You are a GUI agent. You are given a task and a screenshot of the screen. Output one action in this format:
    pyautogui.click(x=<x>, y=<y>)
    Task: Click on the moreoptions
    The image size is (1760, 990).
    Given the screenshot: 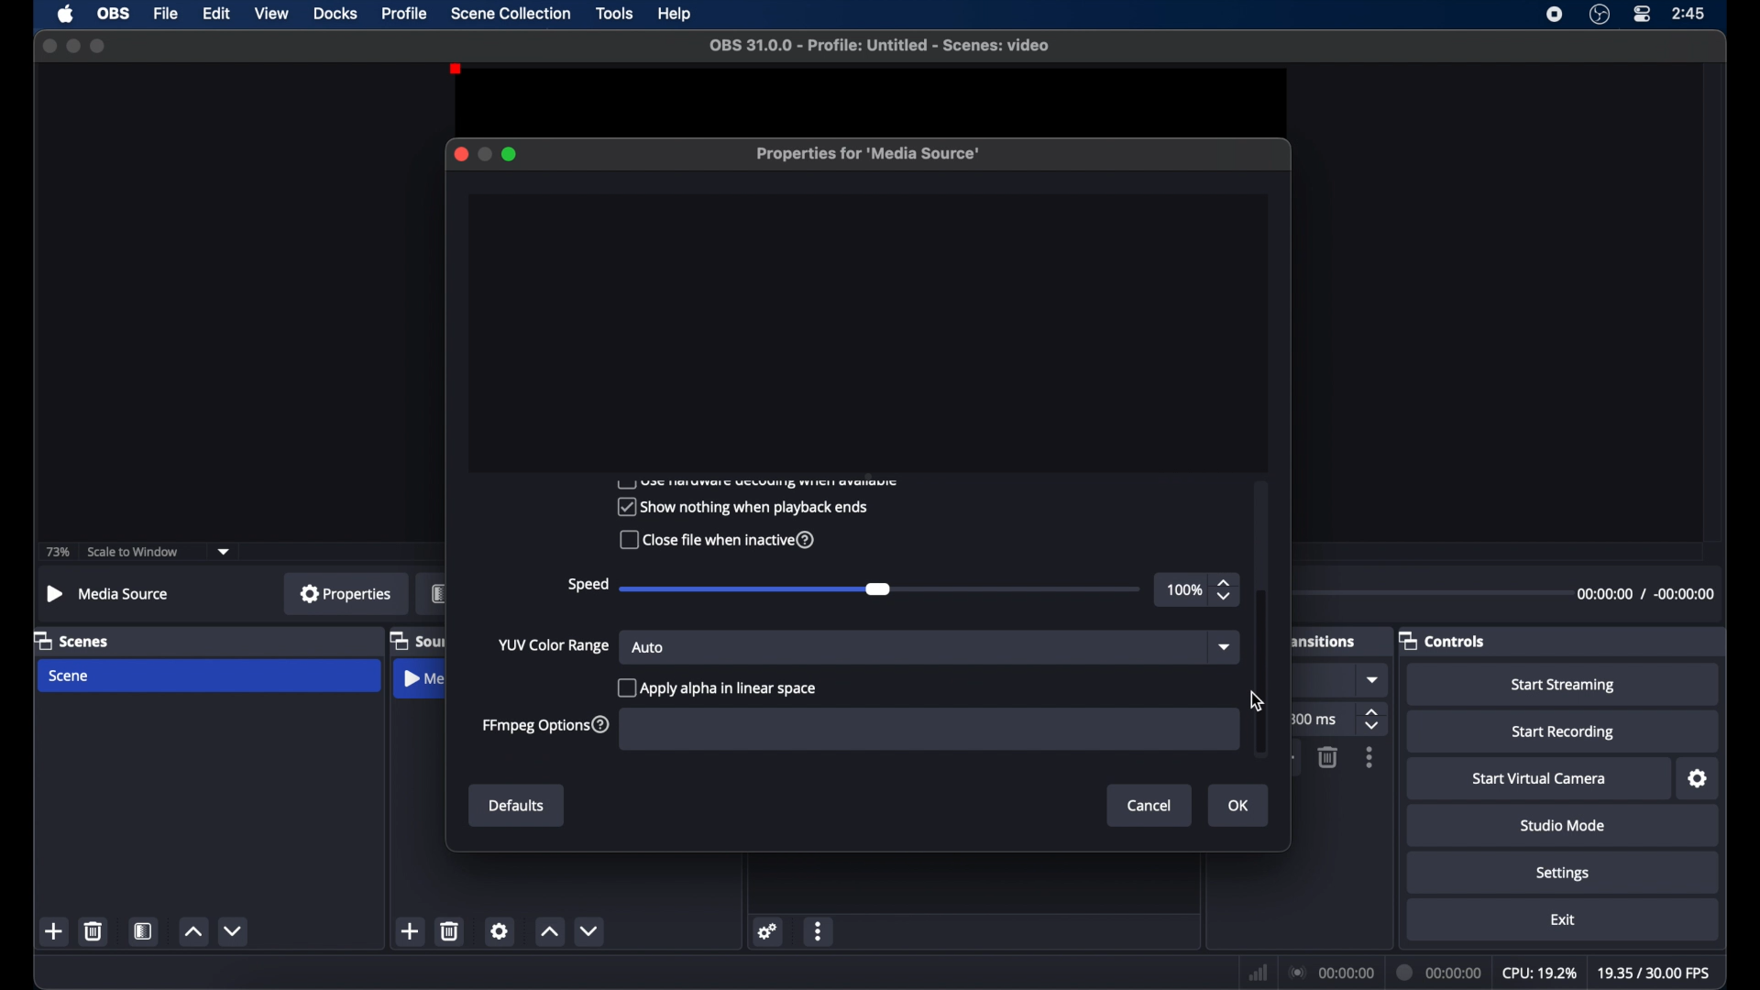 What is the action you would take?
    pyautogui.click(x=819, y=932)
    